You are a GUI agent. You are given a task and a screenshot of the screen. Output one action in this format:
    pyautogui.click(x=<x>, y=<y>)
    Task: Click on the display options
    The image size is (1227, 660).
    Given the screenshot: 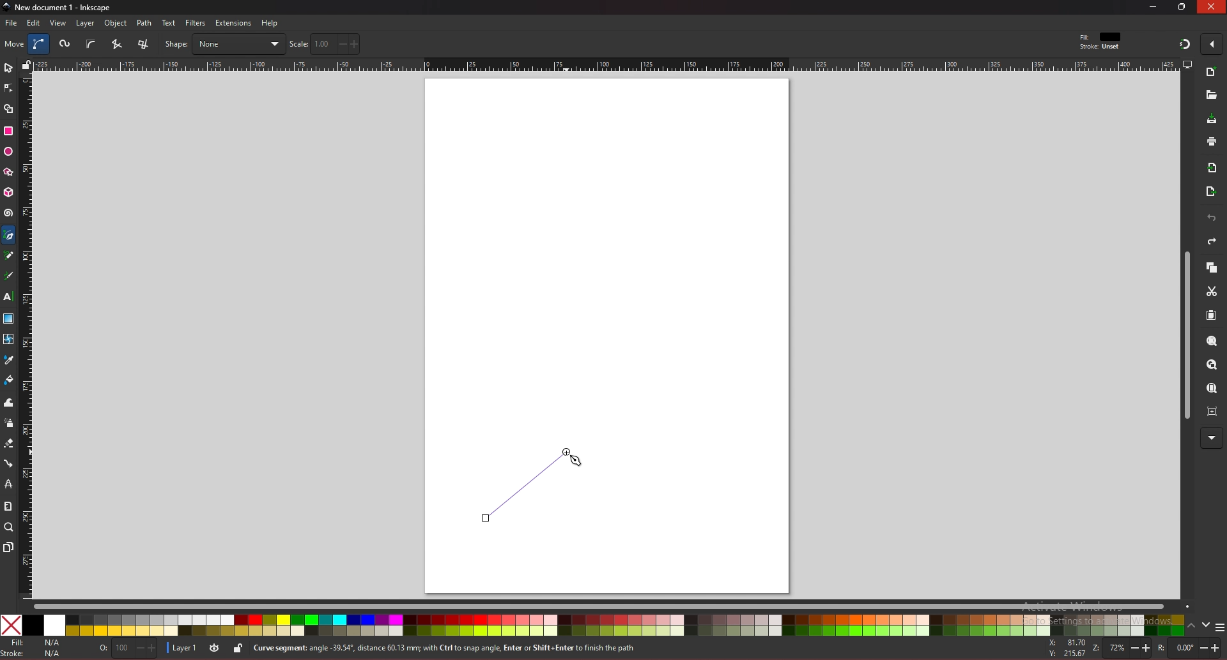 What is the action you would take?
    pyautogui.click(x=1187, y=64)
    